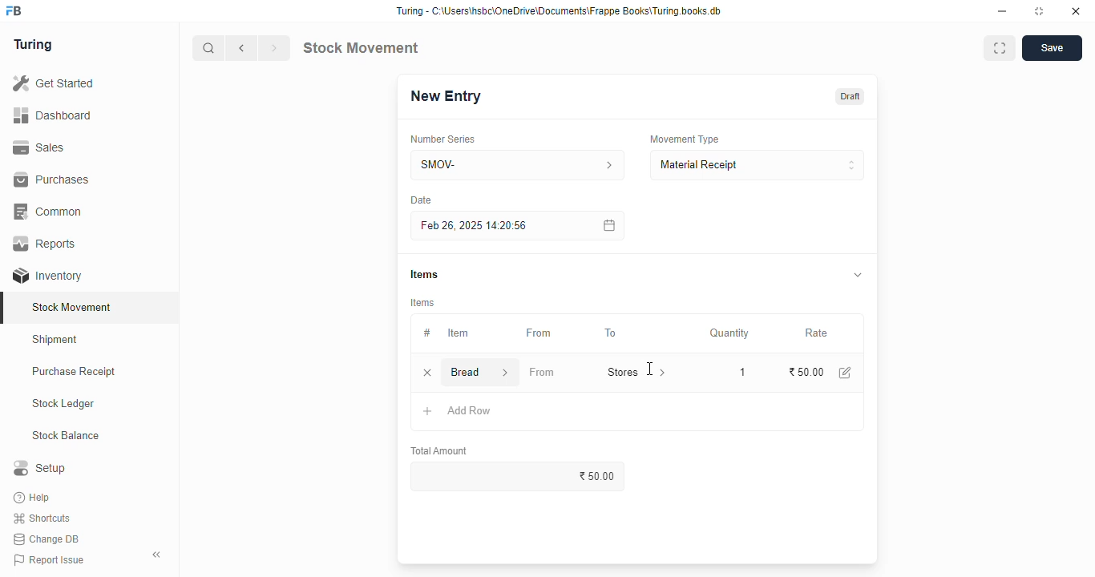 The height and width of the screenshot is (577, 1095). What do you see at coordinates (423, 303) in the screenshot?
I see `items` at bounding box center [423, 303].